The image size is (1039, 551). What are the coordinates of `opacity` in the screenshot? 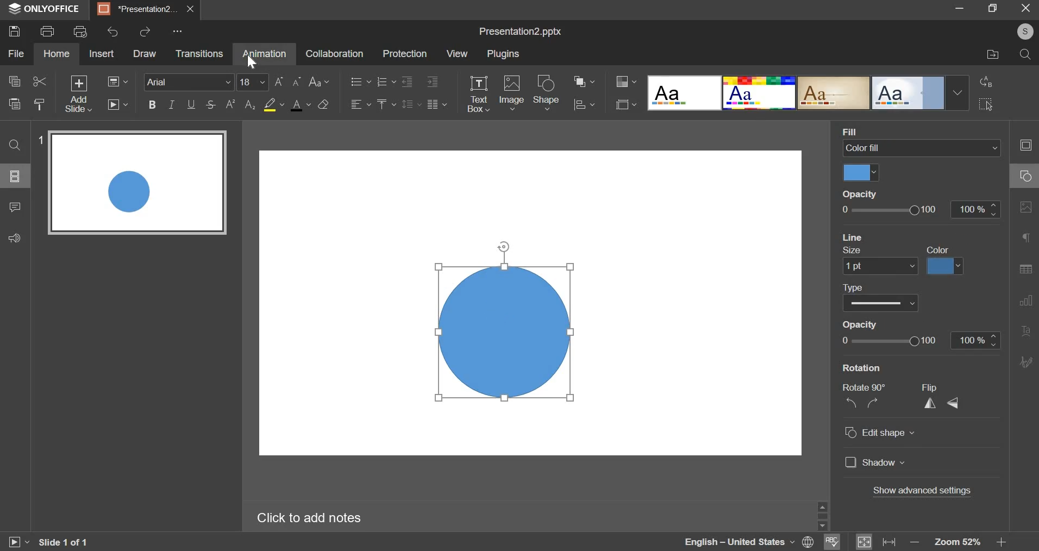 It's located at (859, 252).